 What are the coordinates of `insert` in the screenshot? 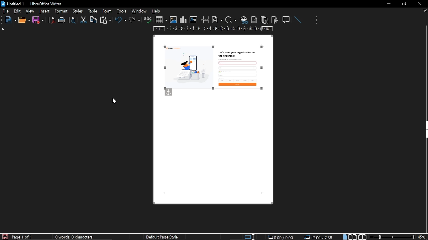 It's located at (45, 11).